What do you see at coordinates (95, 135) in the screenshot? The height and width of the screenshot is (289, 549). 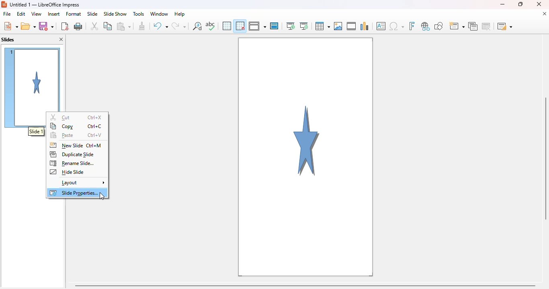 I see `shortcut for paste "Ctrl+V"` at bounding box center [95, 135].